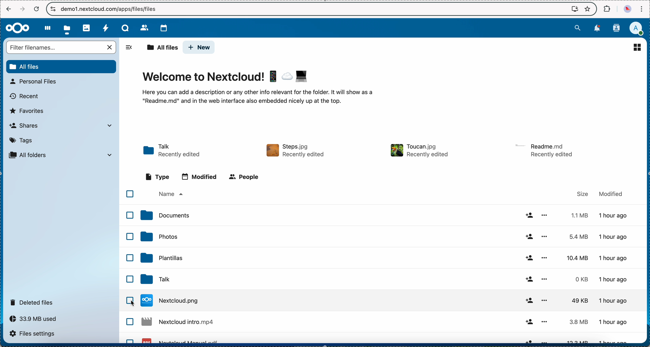  Describe the element at coordinates (386, 279) in the screenshot. I see `Talk` at that location.